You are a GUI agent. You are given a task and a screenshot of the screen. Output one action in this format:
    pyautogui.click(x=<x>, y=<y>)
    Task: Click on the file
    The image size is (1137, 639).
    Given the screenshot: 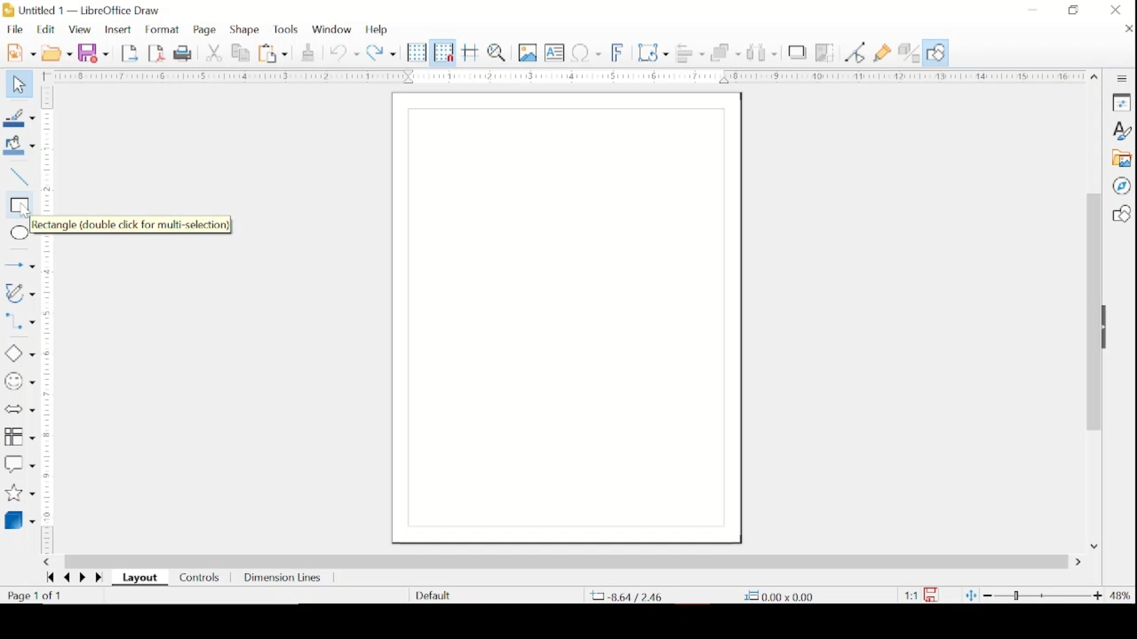 What is the action you would take?
    pyautogui.click(x=15, y=29)
    